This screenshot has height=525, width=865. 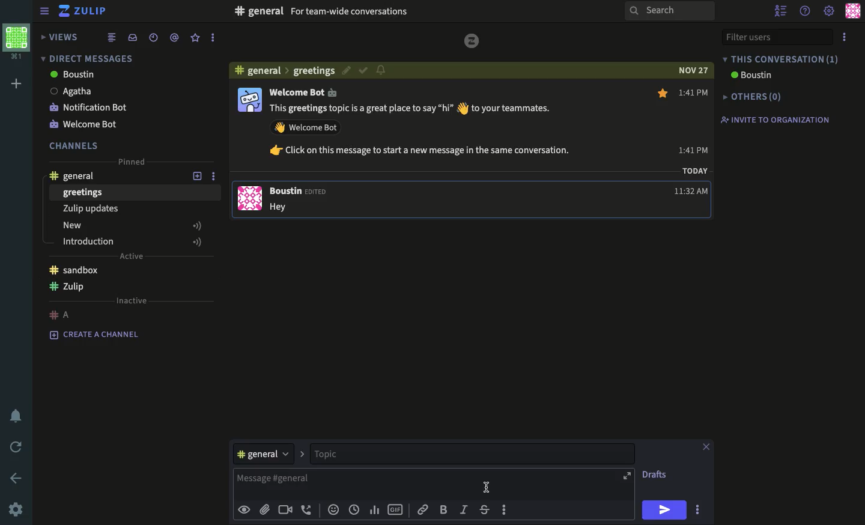 What do you see at coordinates (362, 71) in the screenshot?
I see `correct` at bounding box center [362, 71].